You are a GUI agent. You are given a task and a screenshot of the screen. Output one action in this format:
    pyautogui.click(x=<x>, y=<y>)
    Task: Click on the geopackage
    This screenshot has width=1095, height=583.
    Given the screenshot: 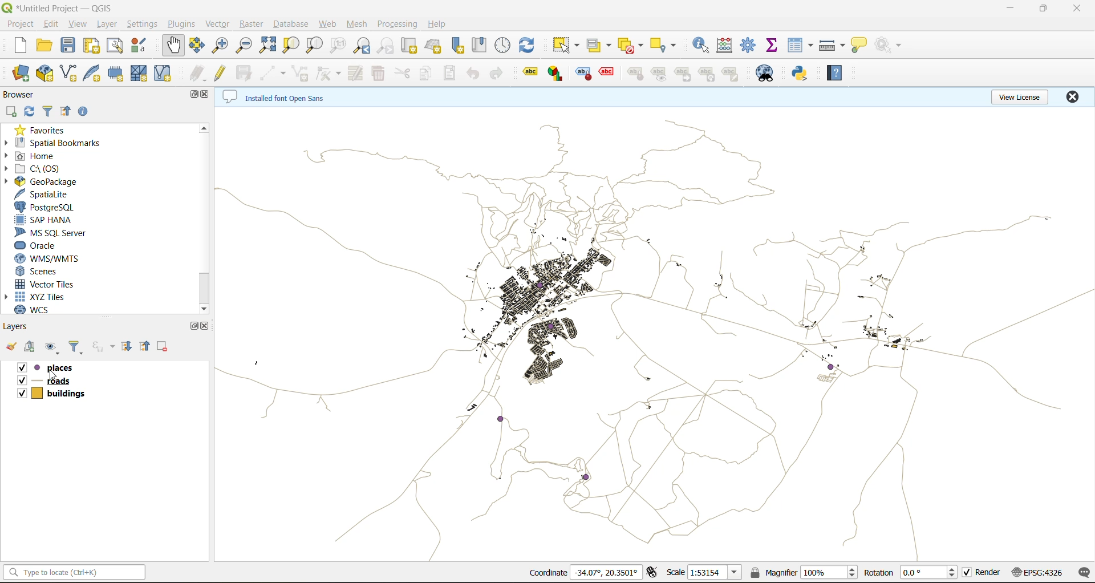 What is the action you would take?
    pyautogui.click(x=55, y=182)
    